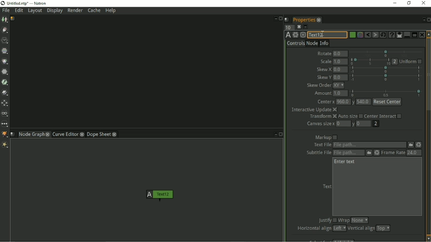 The height and width of the screenshot is (242, 431). I want to click on Time, so click(5, 41).